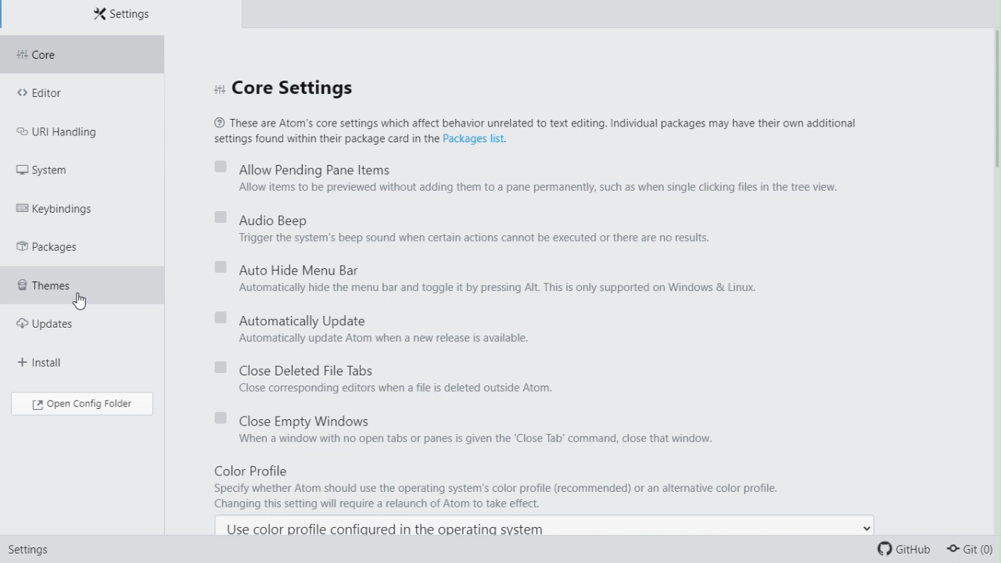 The height and width of the screenshot is (563, 1001). What do you see at coordinates (493, 268) in the screenshot?
I see `Automatically hide menu bar` at bounding box center [493, 268].